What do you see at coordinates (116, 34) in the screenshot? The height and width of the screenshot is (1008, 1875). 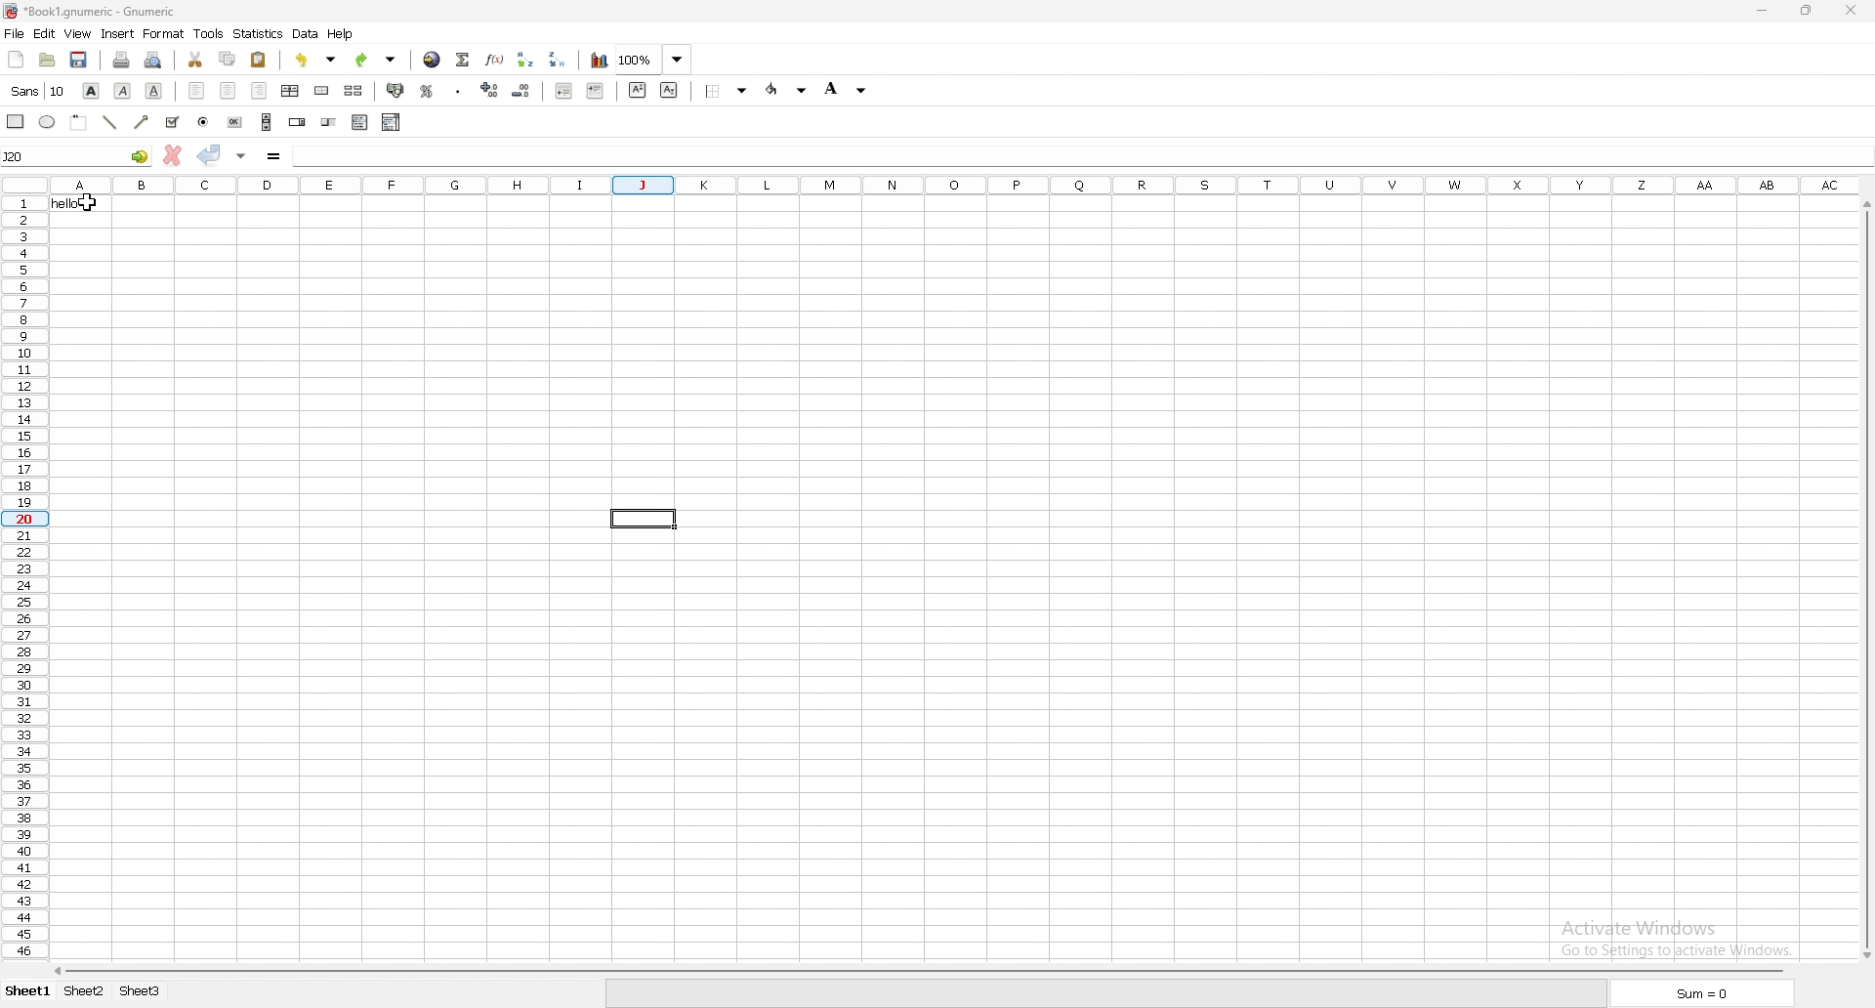 I see `insert` at bounding box center [116, 34].